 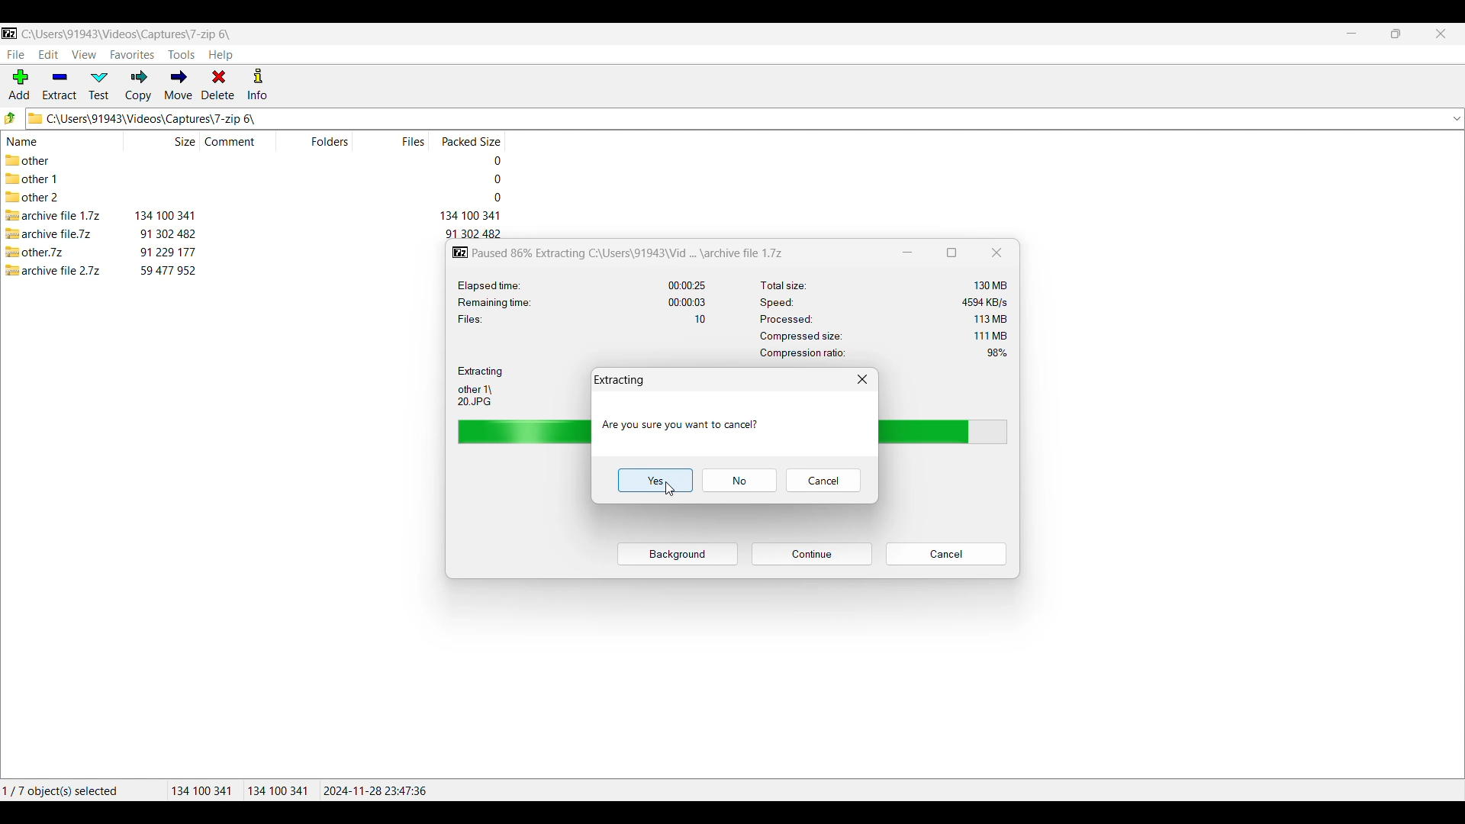 I want to click on Extracting, so click(x=620, y=380).